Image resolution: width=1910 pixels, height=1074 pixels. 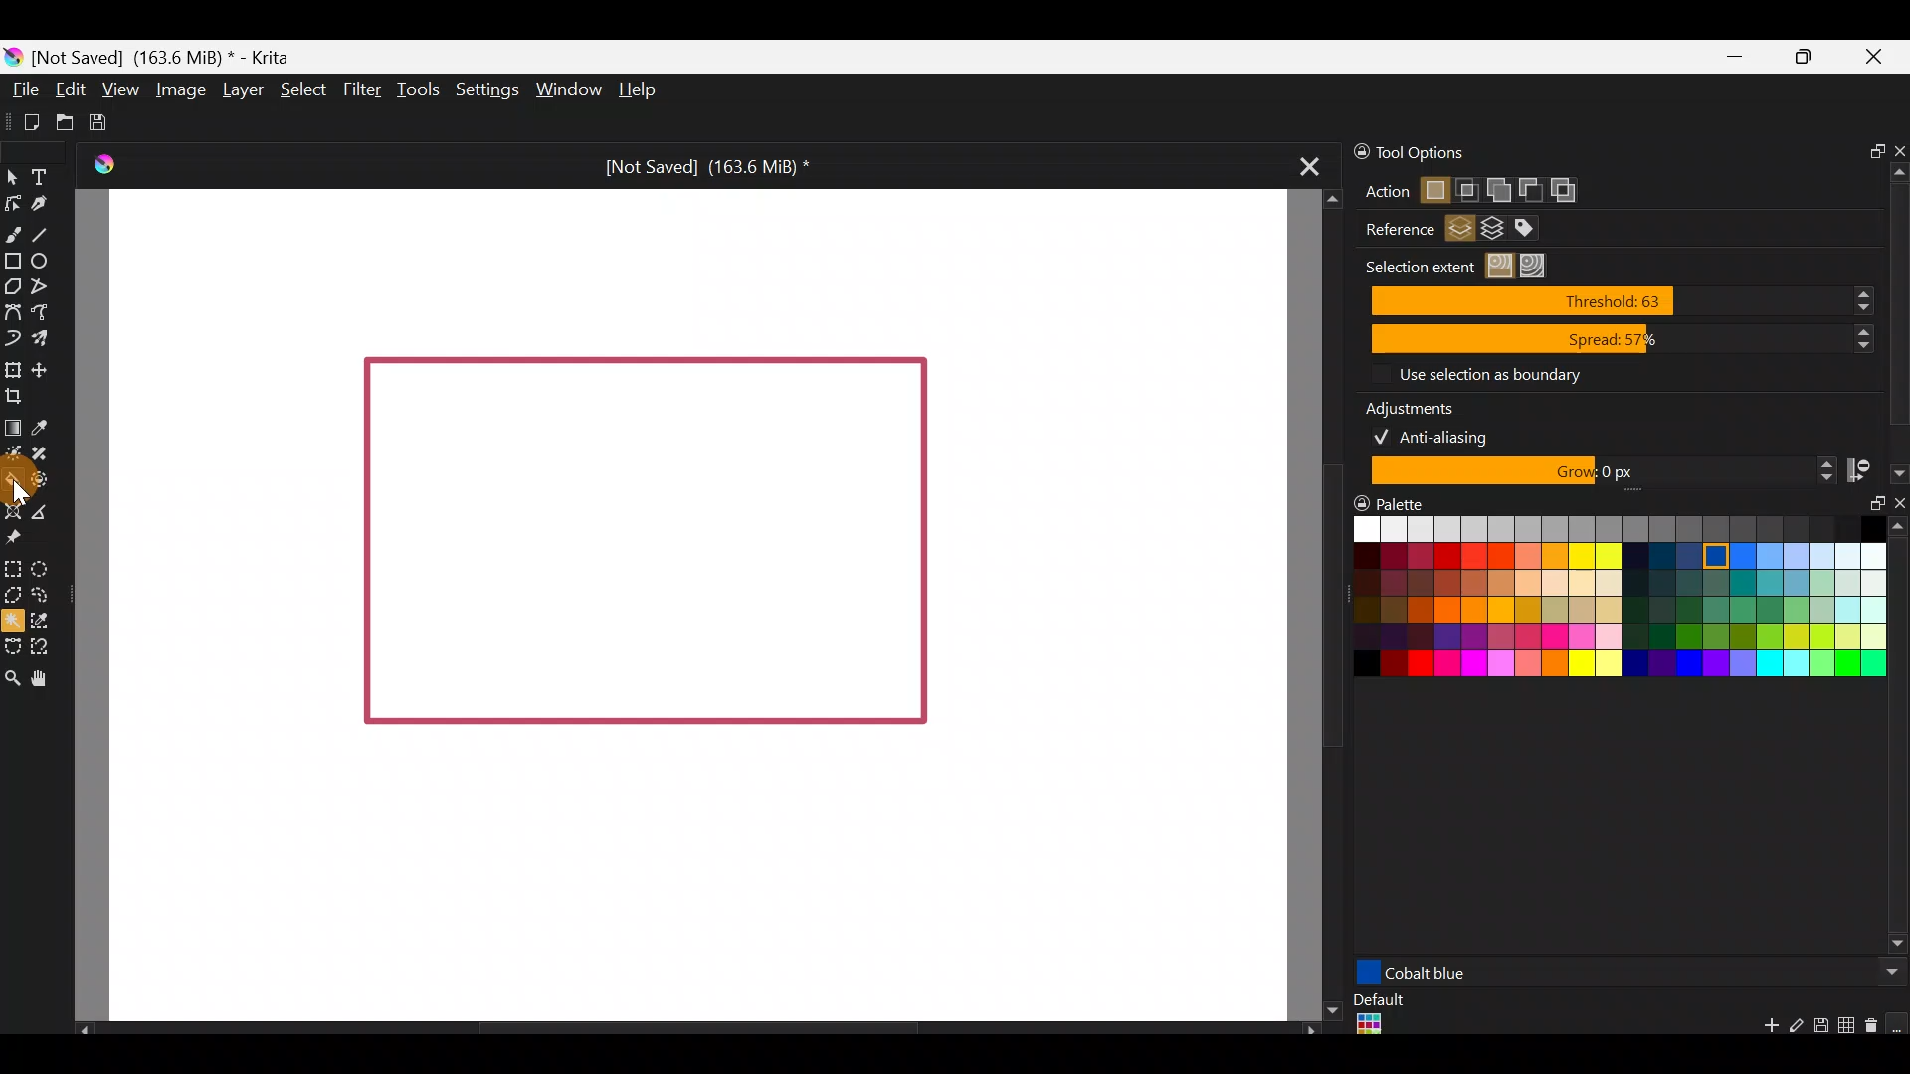 What do you see at coordinates (13, 428) in the screenshot?
I see `Draw a gradient` at bounding box center [13, 428].